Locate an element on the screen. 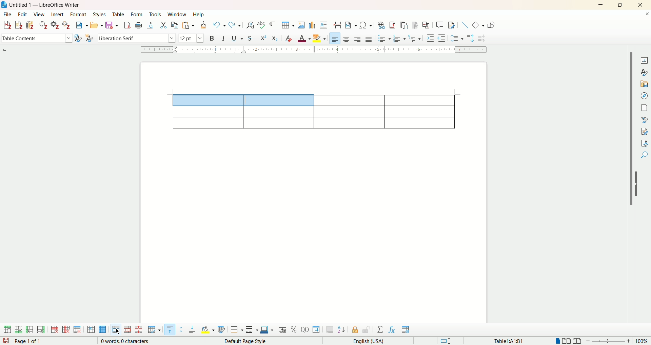 This screenshot has height=345, width=651. maximize is located at coordinates (620, 5).